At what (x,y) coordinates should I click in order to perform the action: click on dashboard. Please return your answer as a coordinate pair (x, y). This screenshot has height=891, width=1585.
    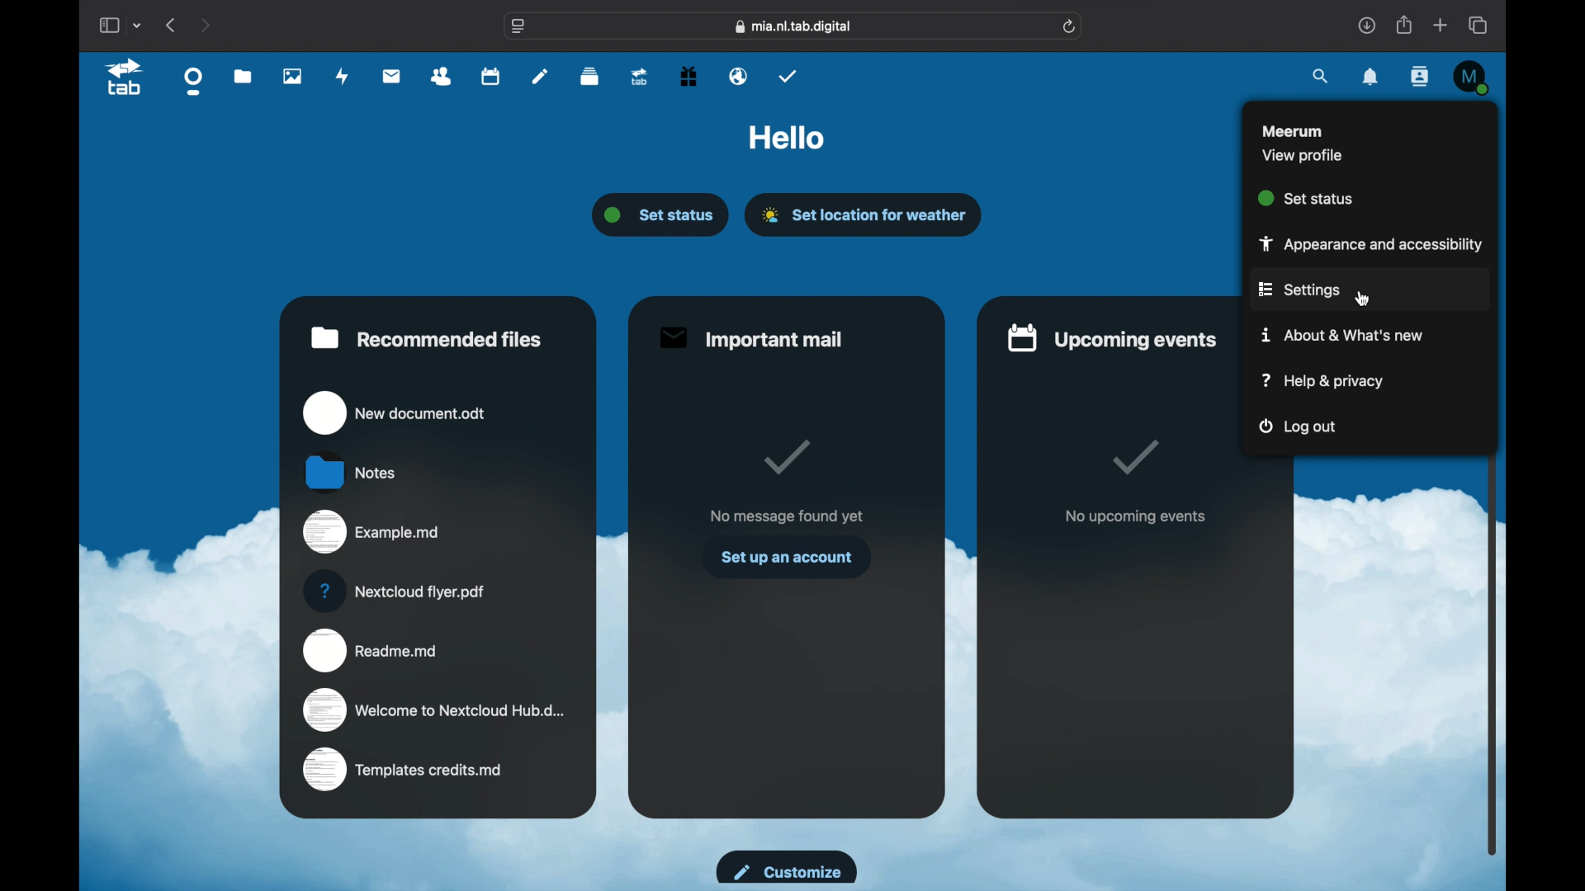
    Looking at the image, I should click on (194, 81).